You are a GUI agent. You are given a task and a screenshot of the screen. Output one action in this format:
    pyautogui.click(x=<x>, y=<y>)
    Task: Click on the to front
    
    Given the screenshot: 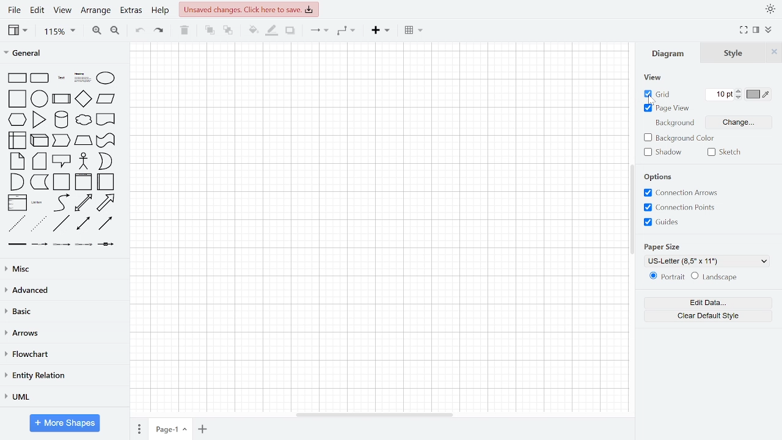 What is the action you would take?
    pyautogui.click(x=210, y=31)
    